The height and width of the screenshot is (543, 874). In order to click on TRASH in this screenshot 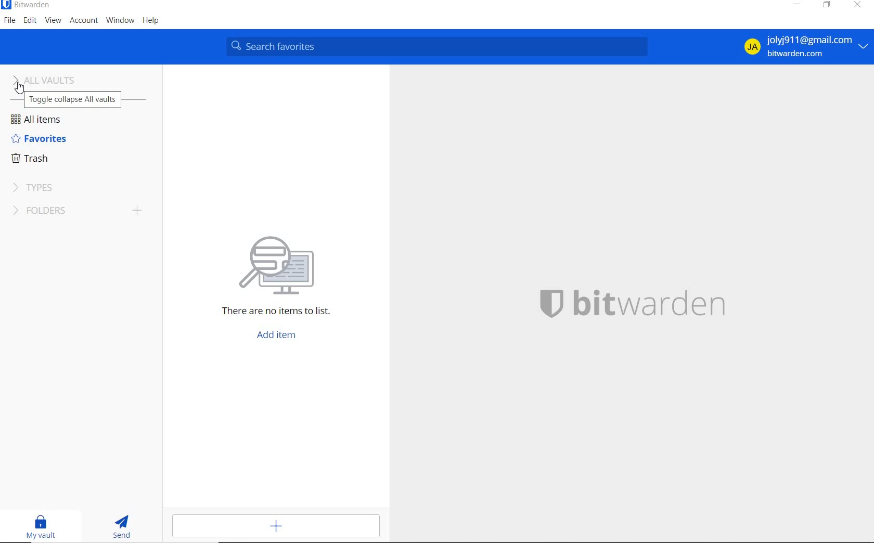, I will do `click(35, 158)`.